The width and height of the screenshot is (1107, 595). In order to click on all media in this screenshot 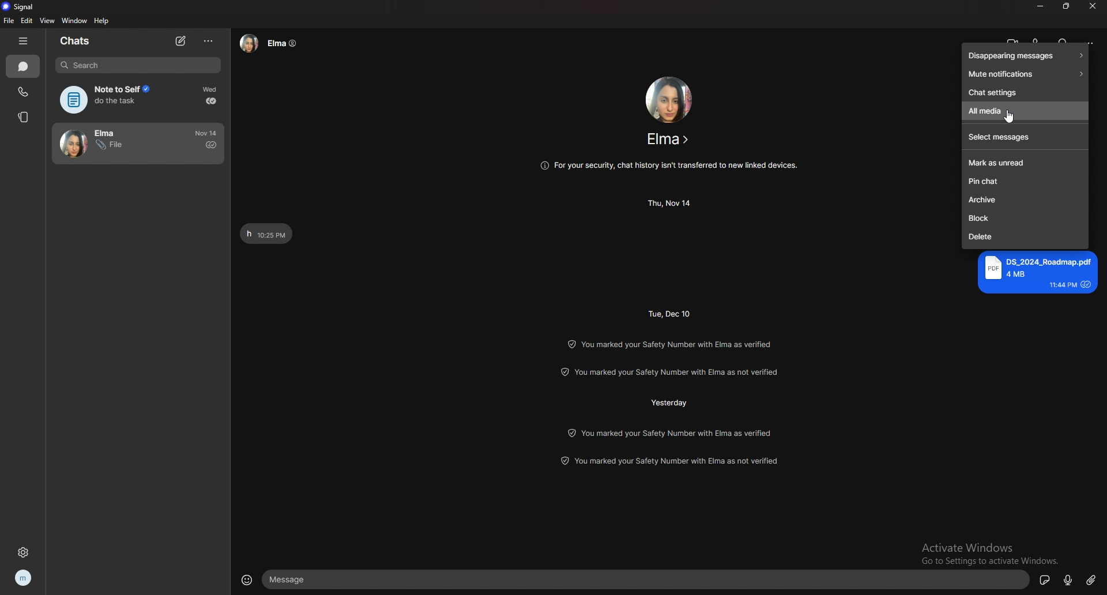, I will do `click(1025, 111)`.